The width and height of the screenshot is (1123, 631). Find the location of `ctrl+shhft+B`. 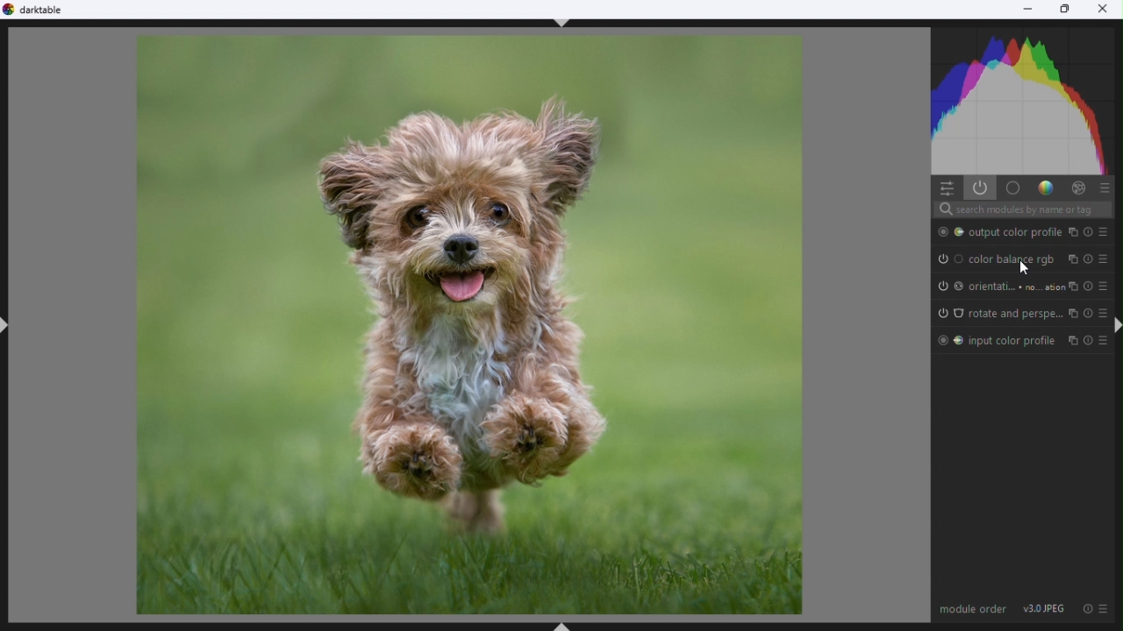

ctrl+shhft+B is located at coordinates (565, 625).